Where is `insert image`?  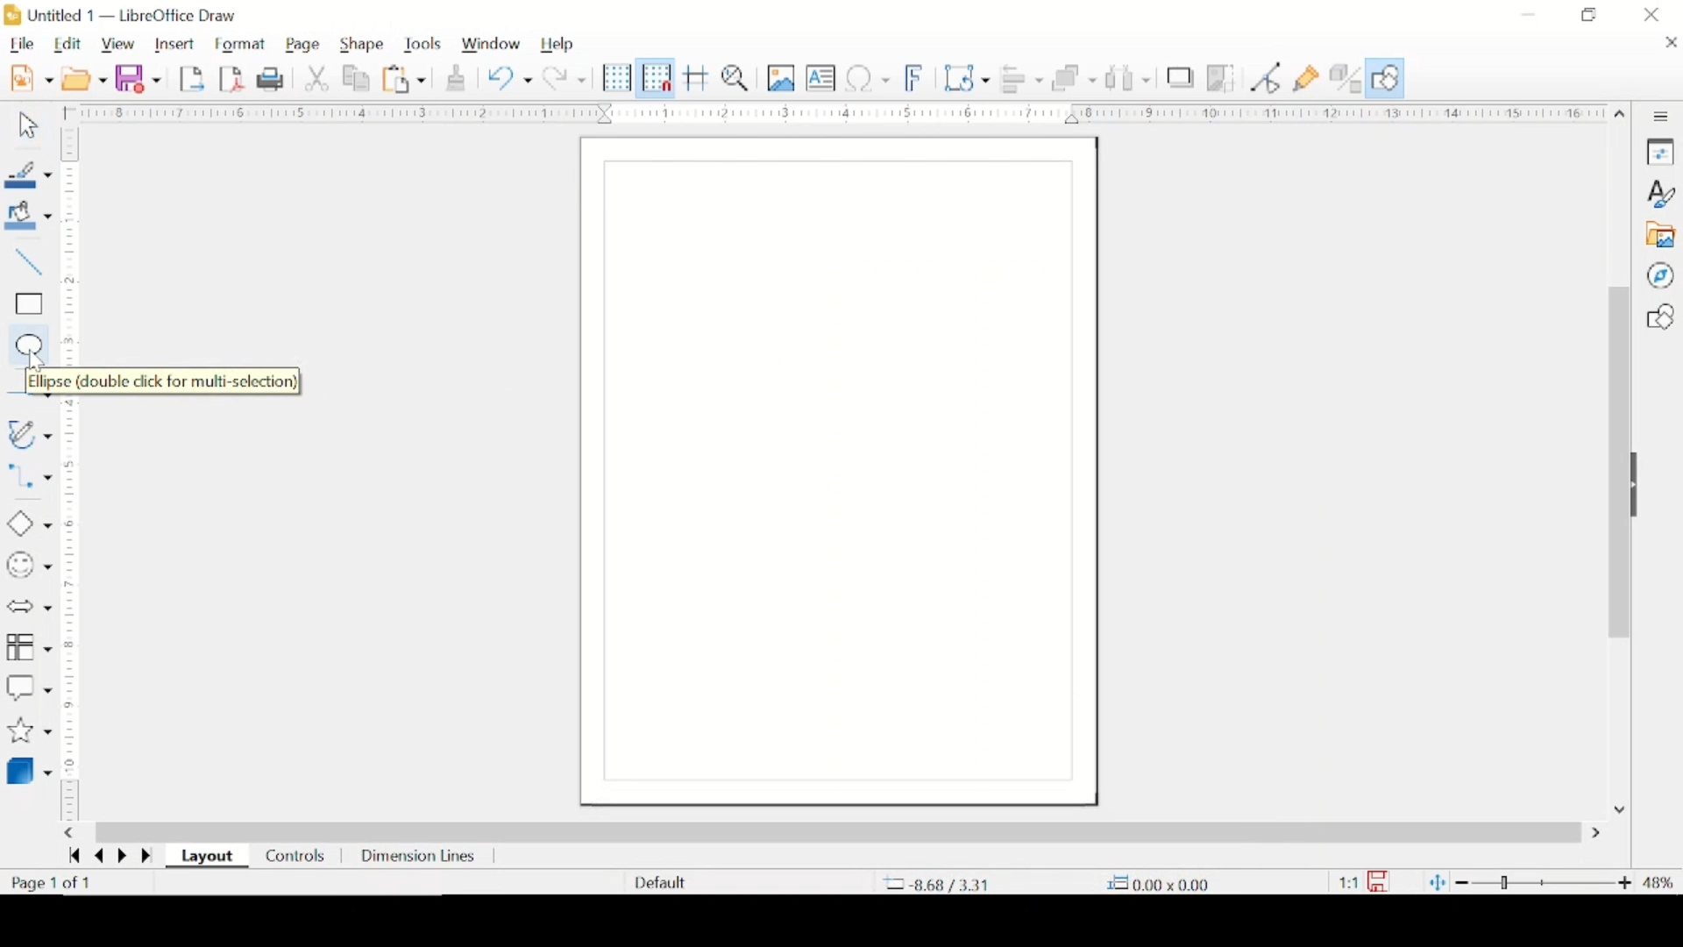
insert image is located at coordinates (781, 79).